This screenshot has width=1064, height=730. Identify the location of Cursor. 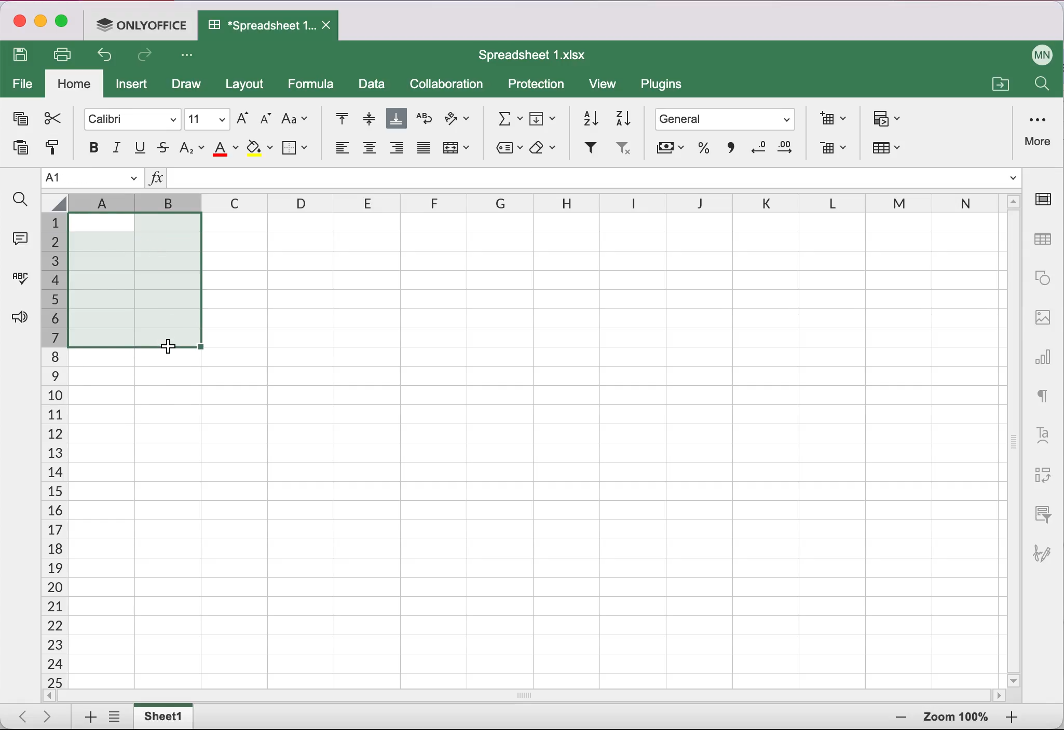
(164, 346).